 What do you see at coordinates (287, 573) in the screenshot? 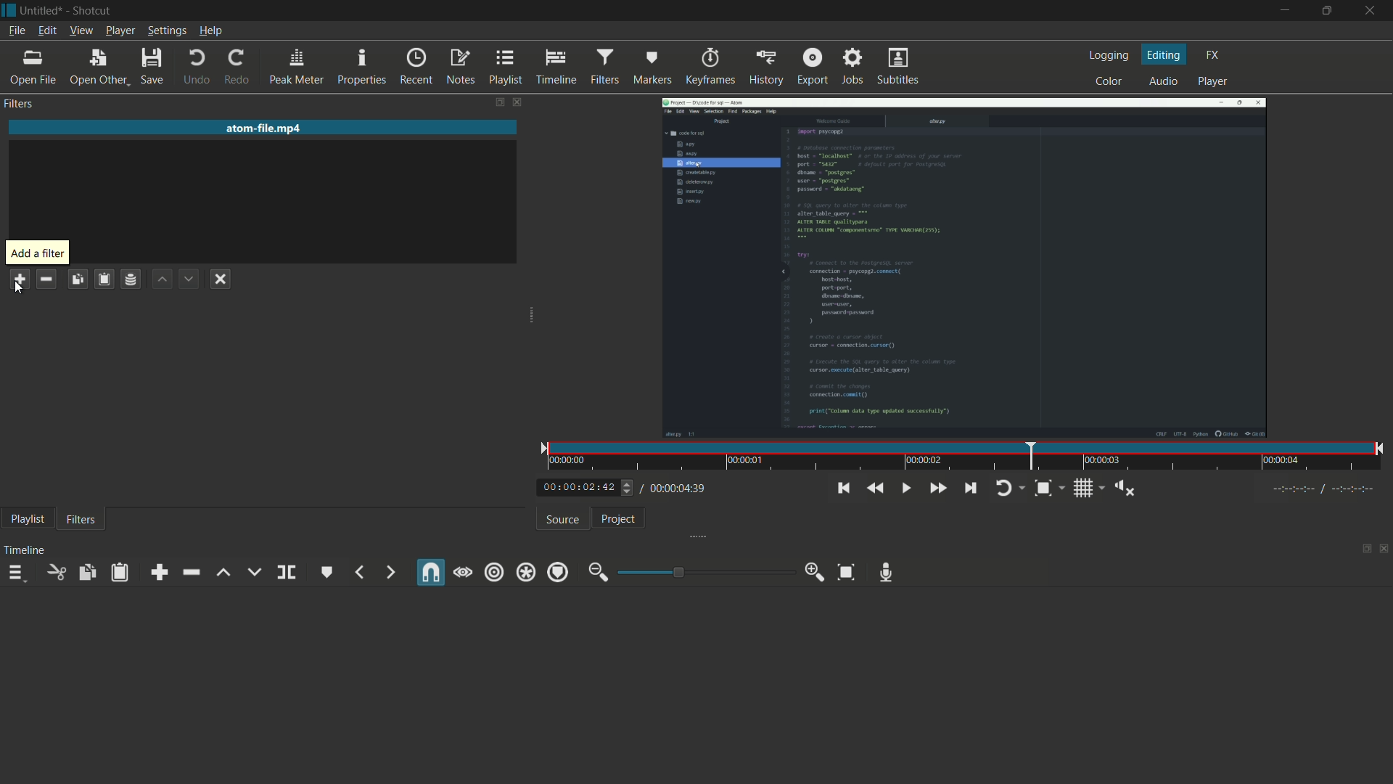
I see `split at playhead` at bounding box center [287, 573].